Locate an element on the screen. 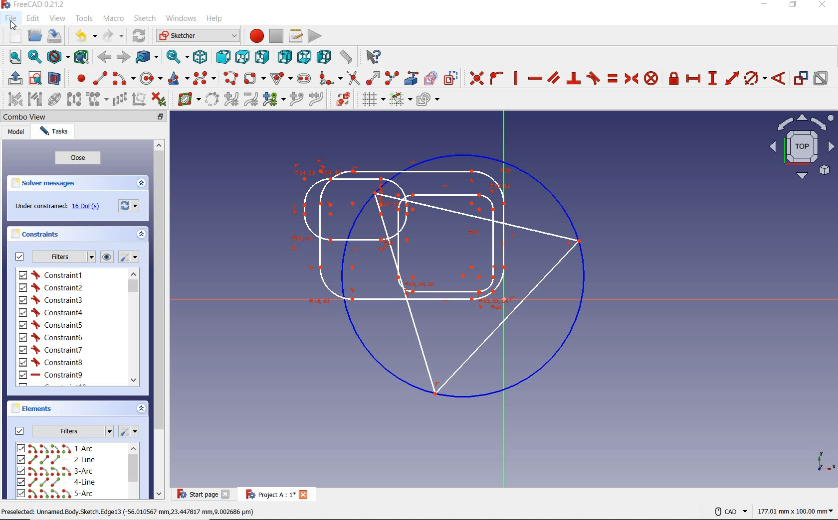 The height and width of the screenshot is (520, 838). view section is located at coordinates (56, 78).